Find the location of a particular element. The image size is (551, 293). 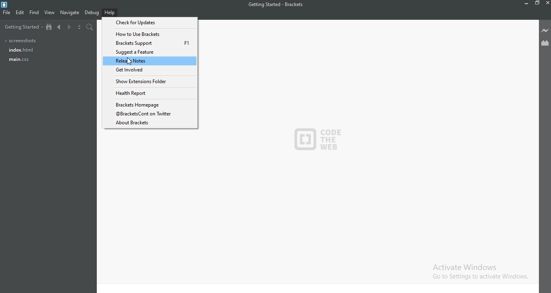

Health Report is located at coordinates (150, 94).